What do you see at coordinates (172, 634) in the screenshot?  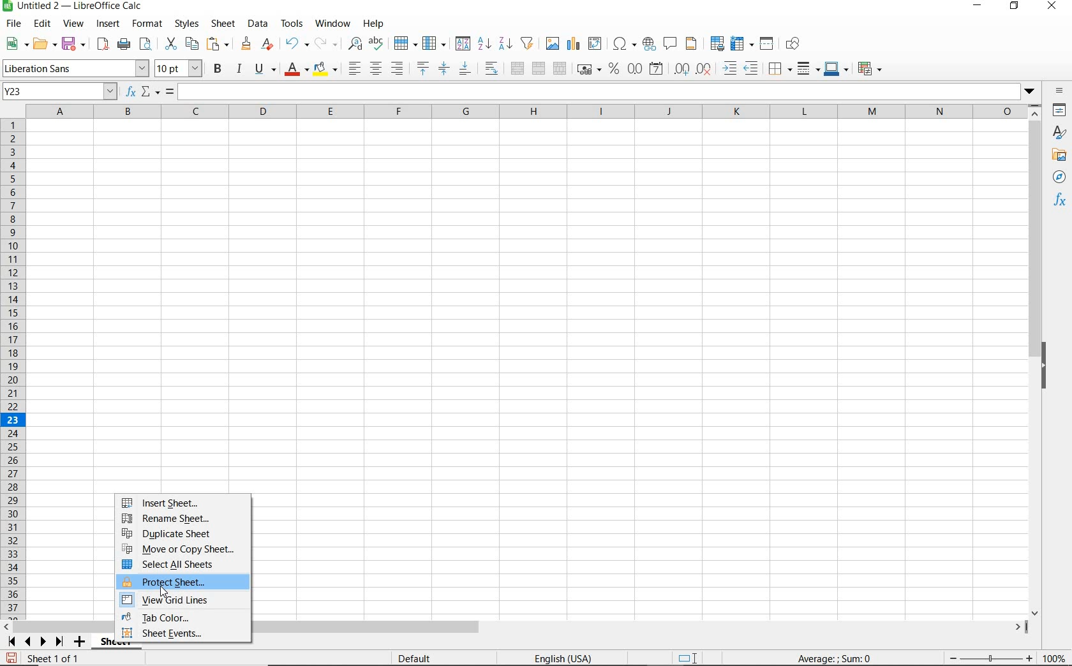 I see `SHEET EVENTS` at bounding box center [172, 634].